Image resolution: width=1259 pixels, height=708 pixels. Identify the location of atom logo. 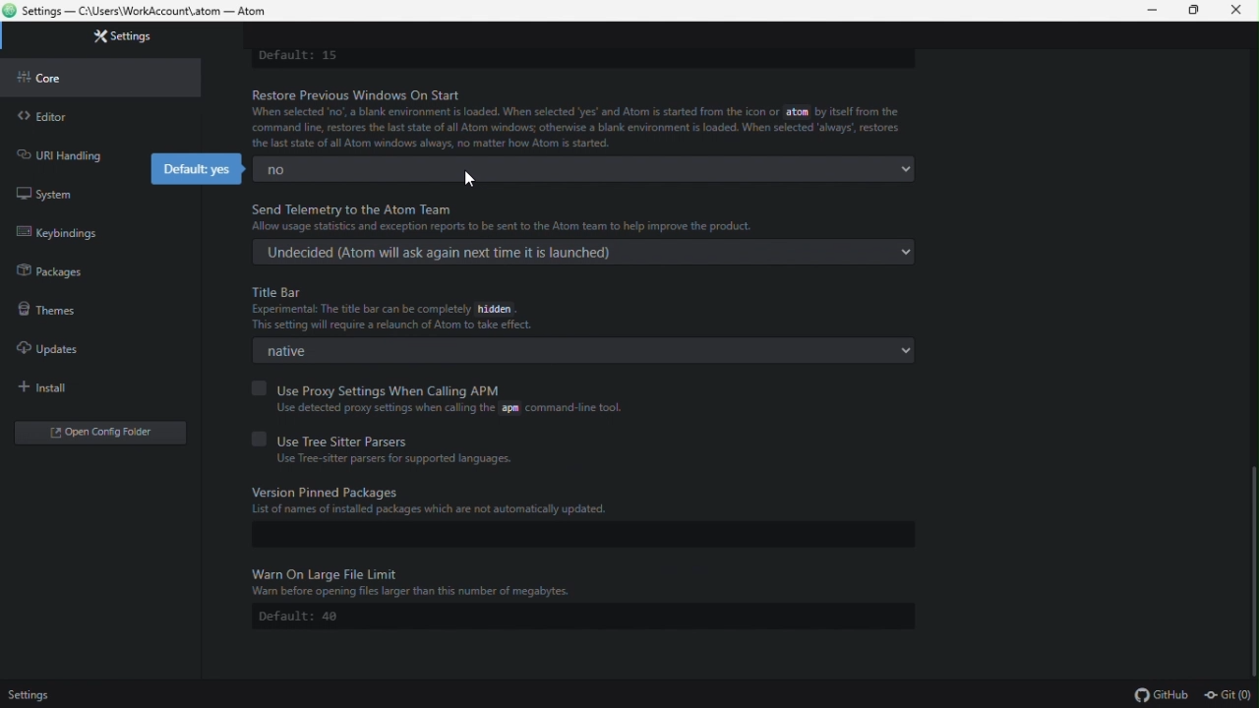
(12, 11).